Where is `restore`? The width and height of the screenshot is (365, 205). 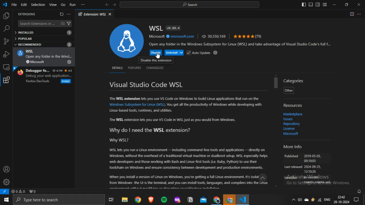 restore is located at coordinates (346, 4).